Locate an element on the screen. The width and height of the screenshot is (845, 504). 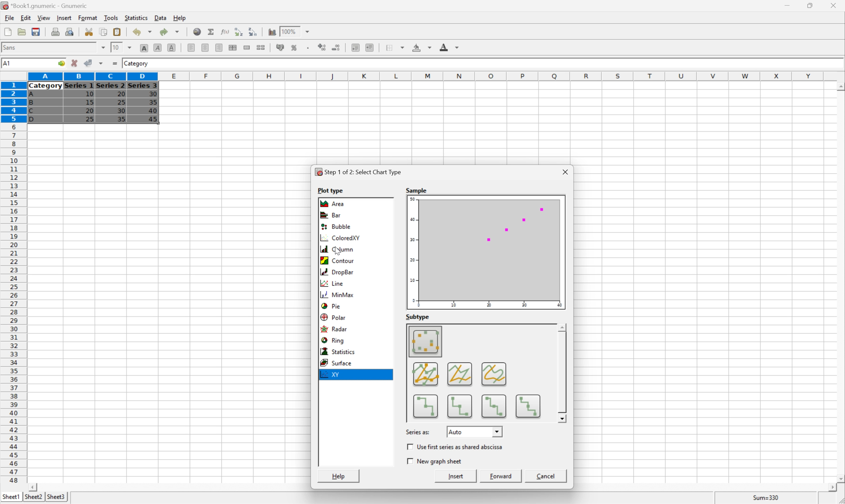
Checkbox is located at coordinates (408, 460).